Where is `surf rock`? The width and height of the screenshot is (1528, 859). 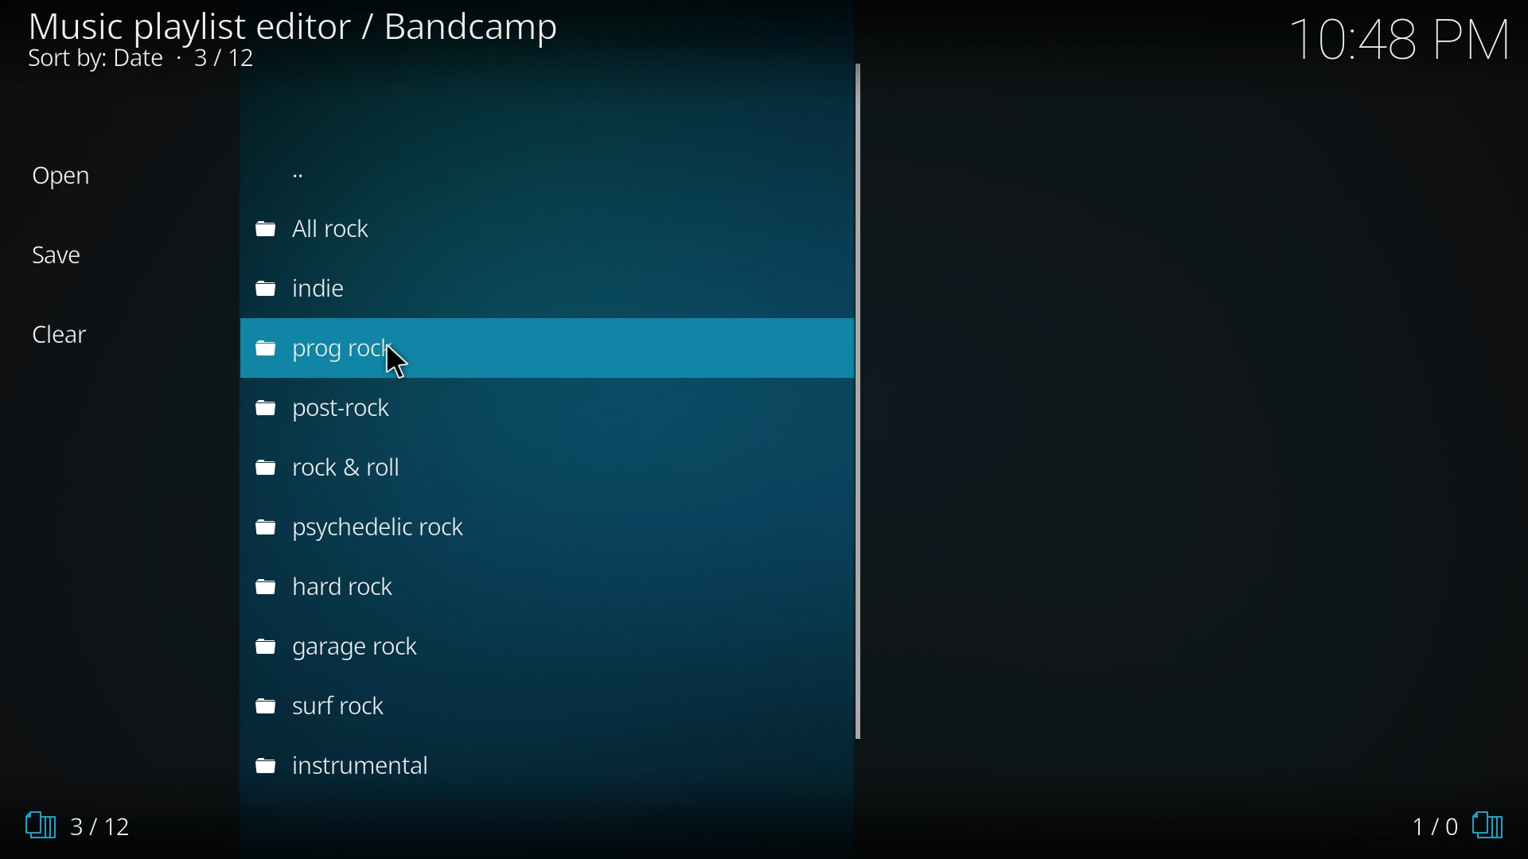 surf rock is located at coordinates (349, 703).